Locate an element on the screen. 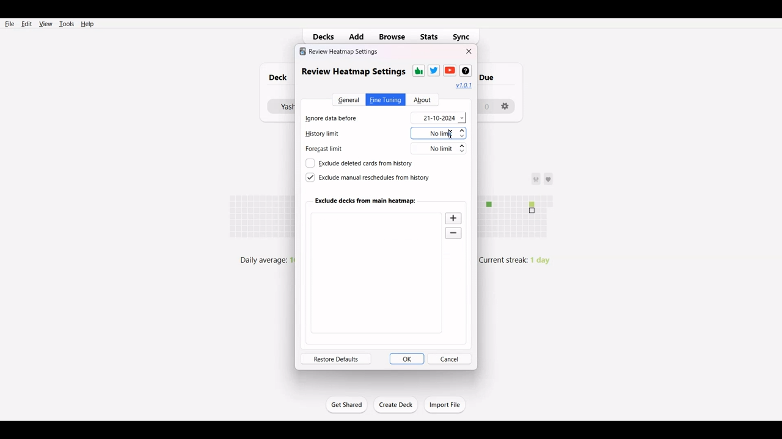  Browse is located at coordinates (392, 37).